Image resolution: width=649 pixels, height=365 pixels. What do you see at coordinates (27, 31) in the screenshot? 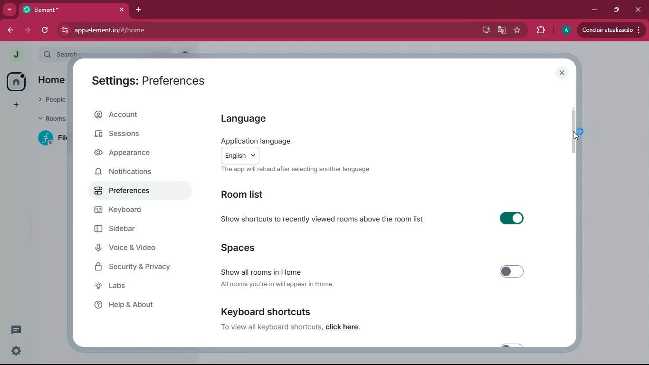
I see `forward` at bounding box center [27, 31].